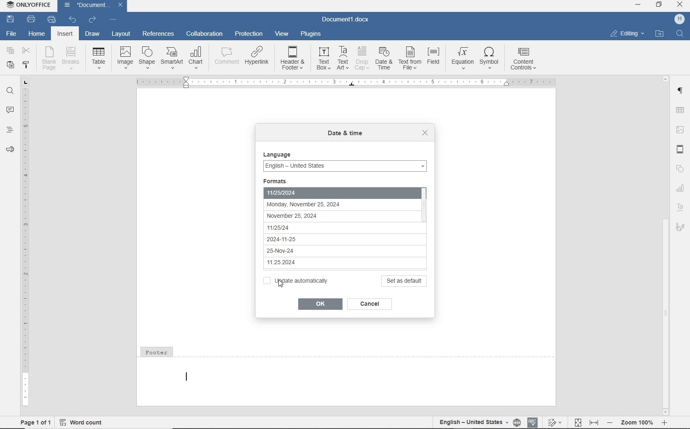 The height and width of the screenshot is (429, 690). Describe the element at coordinates (226, 56) in the screenshot. I see `comment` at that location.